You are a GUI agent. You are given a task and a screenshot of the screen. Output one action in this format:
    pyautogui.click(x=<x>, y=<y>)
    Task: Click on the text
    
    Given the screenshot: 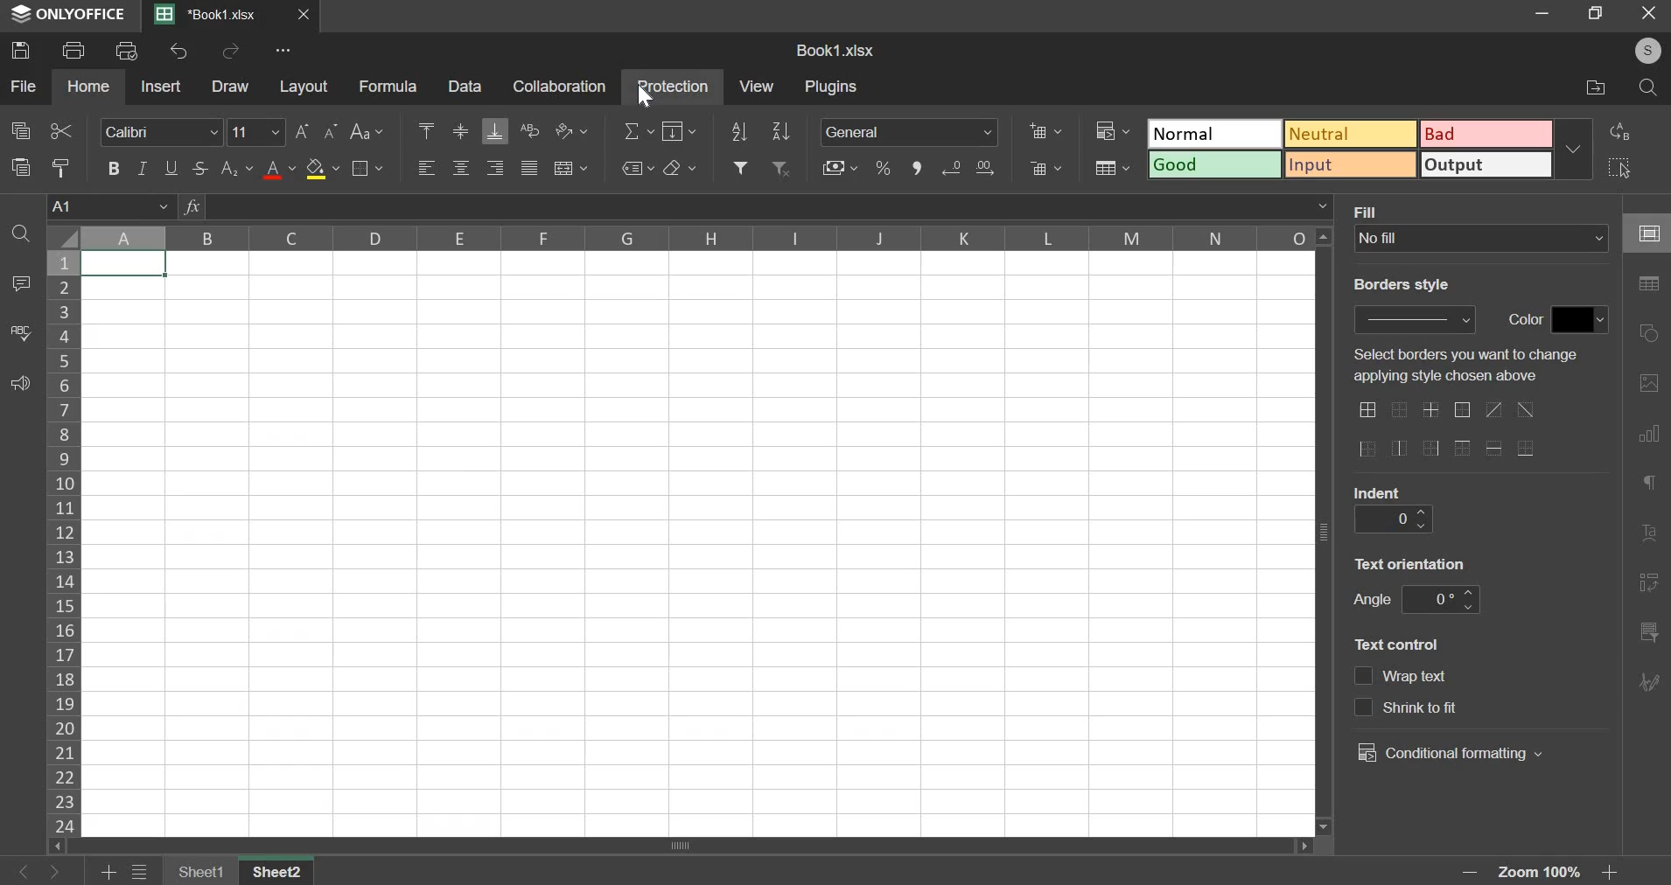 What is the action you would take?
    pyautogui.click(x=1412, y=561)
    